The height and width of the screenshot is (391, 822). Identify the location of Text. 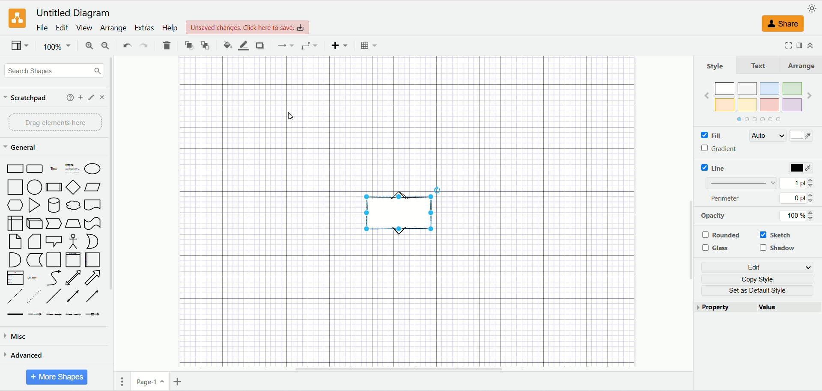
(759, 65).